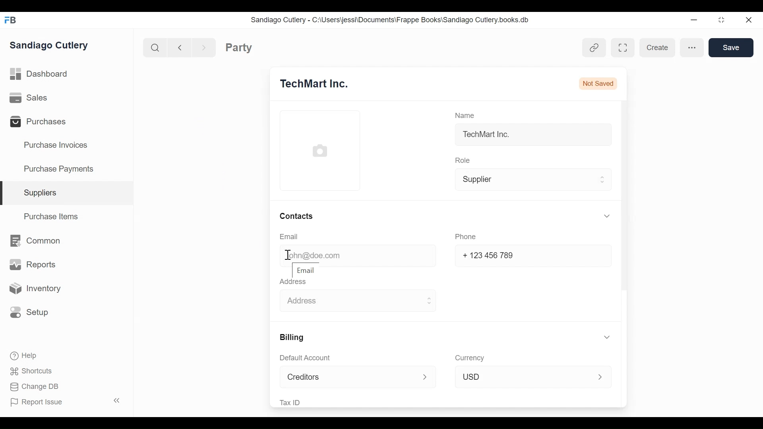 The width and height of the screenshot is (763, 429). What do you see at coordinates (531, 180) in the screenshot?
I see `Supplier` at bounding box center [531, 180].